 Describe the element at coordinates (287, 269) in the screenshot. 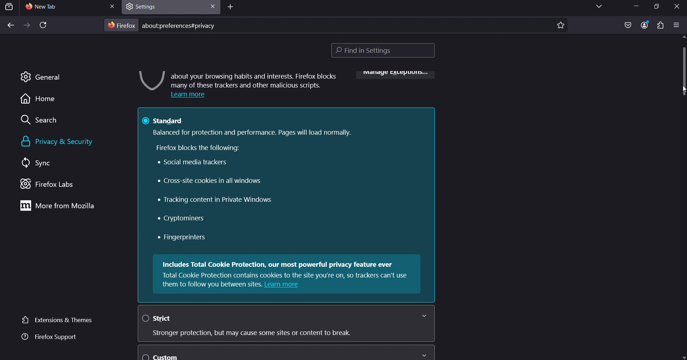

I see `Includes Total Cookie Protection, our most powerful privacy feature ever
Total Cookie Protection contains cookies to the site you're on, so trackers can't use` at that location.